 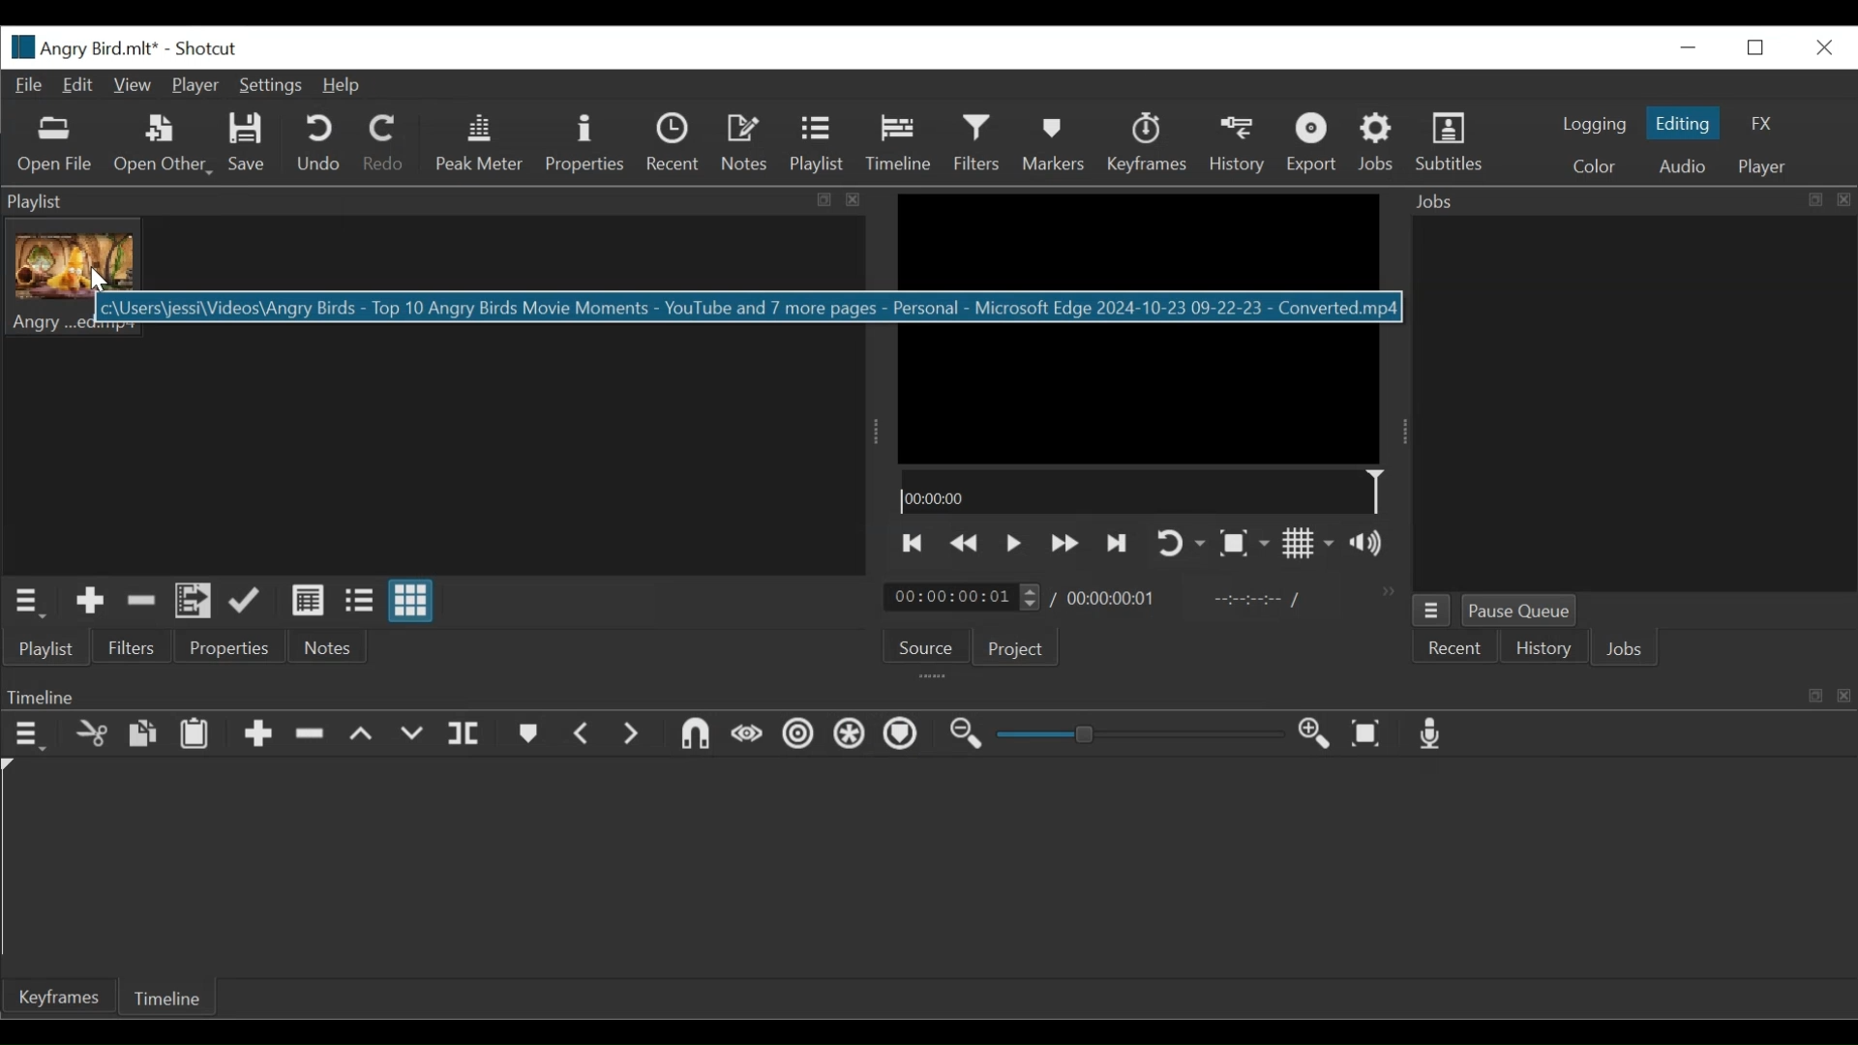 What do you see at coordinates (143, 733) in the screenshot?
I see `Copy` at bounding box center [143, 733].